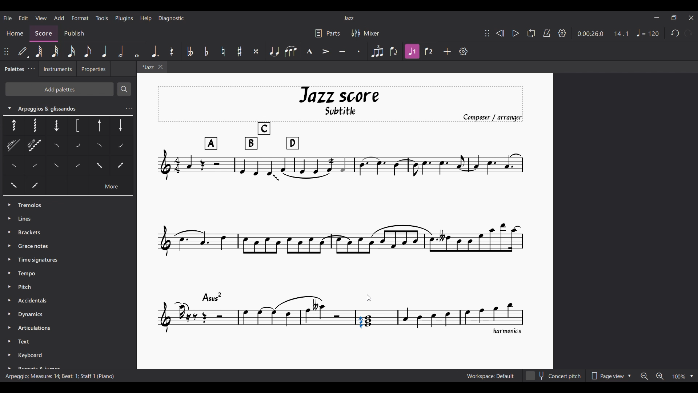 This screenshot has height=393, width=698. Describe the element at coordinates (256, 52) in the screenshot. I see `Toggle double sharp` at that location.